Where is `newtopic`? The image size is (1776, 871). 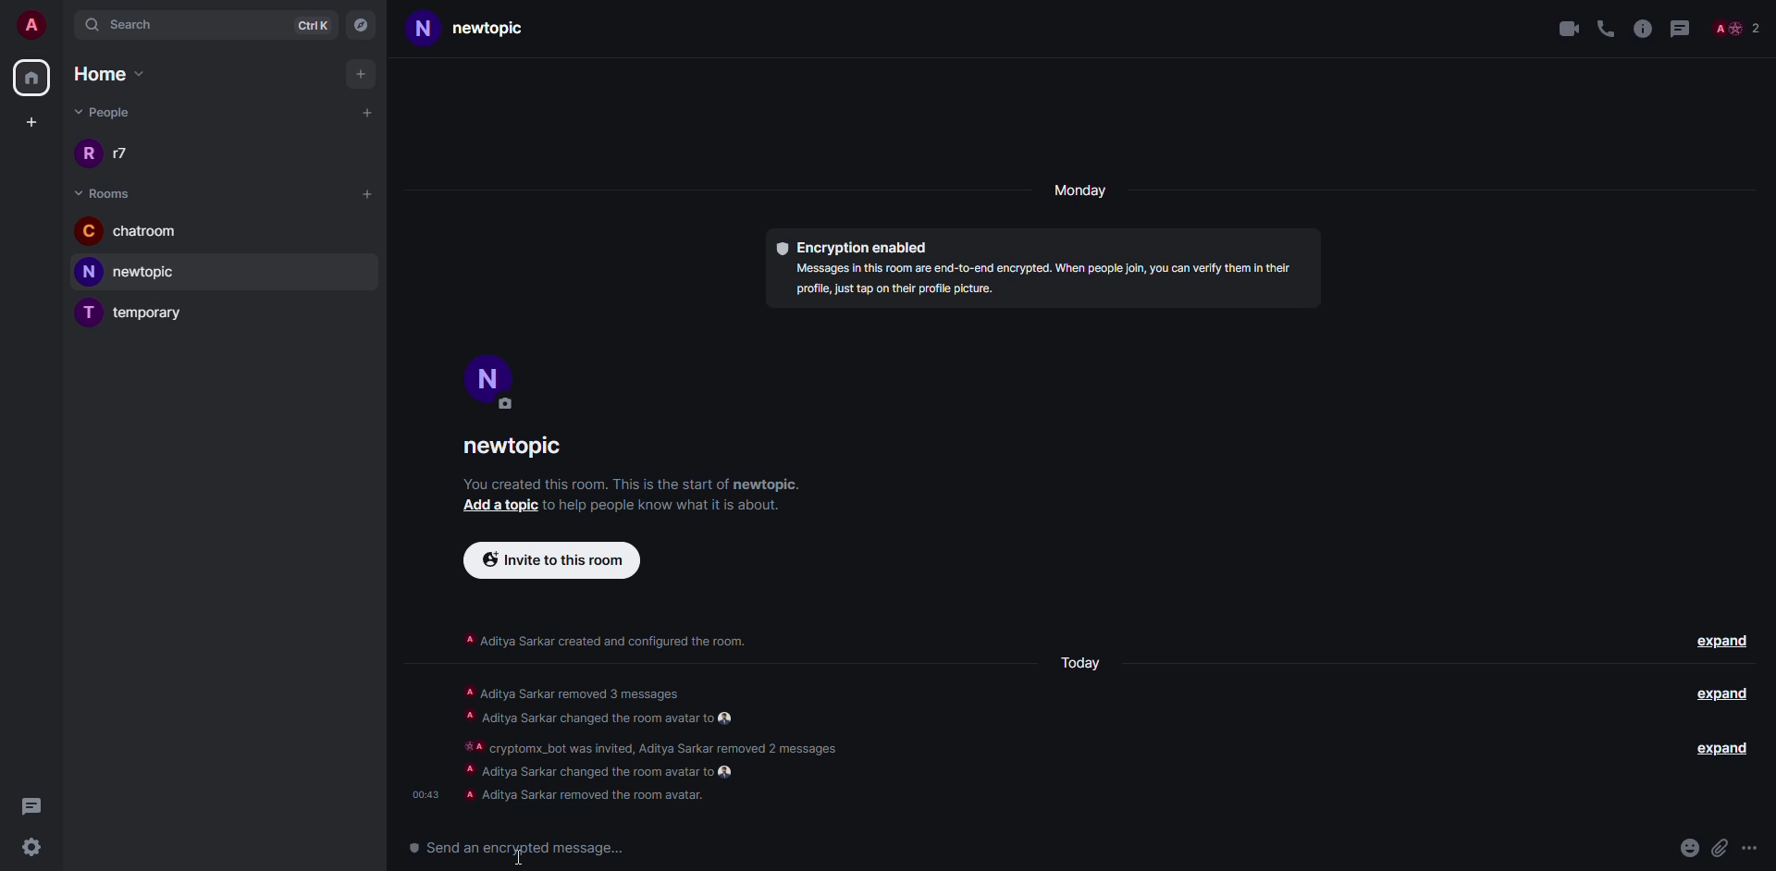 newtopic is located at coordinates (137, 272).